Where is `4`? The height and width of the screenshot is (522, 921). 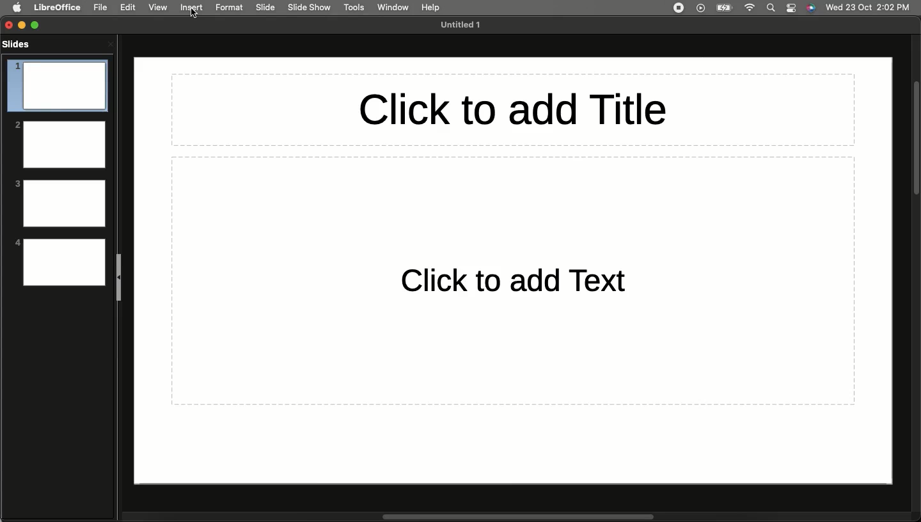 4 is located at coordinates (59, 262).